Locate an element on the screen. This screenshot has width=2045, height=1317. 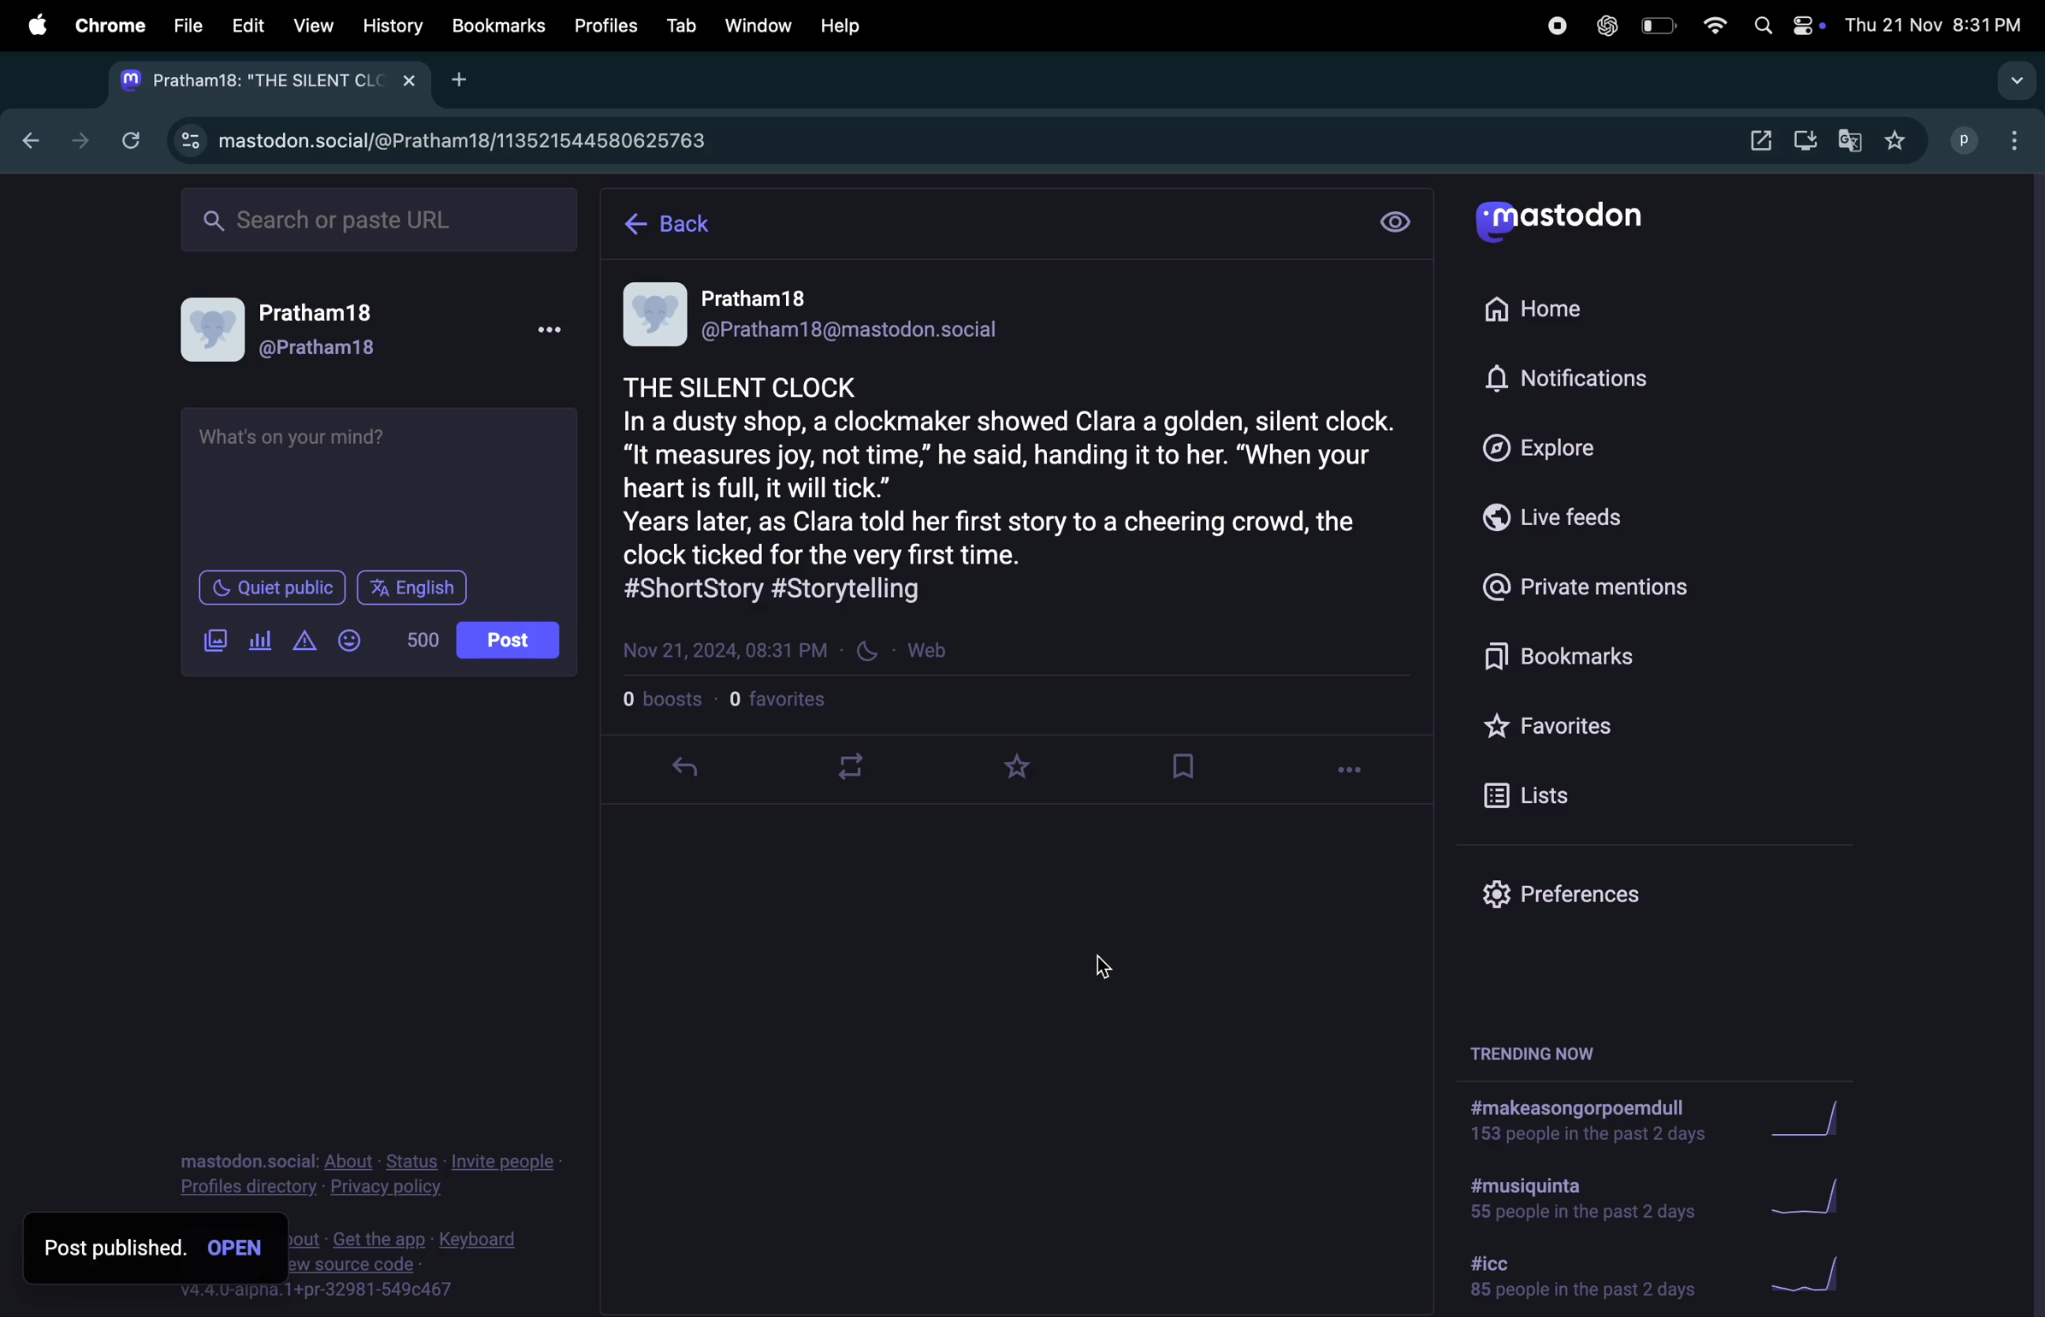
view is located at coordinates (312, 23).